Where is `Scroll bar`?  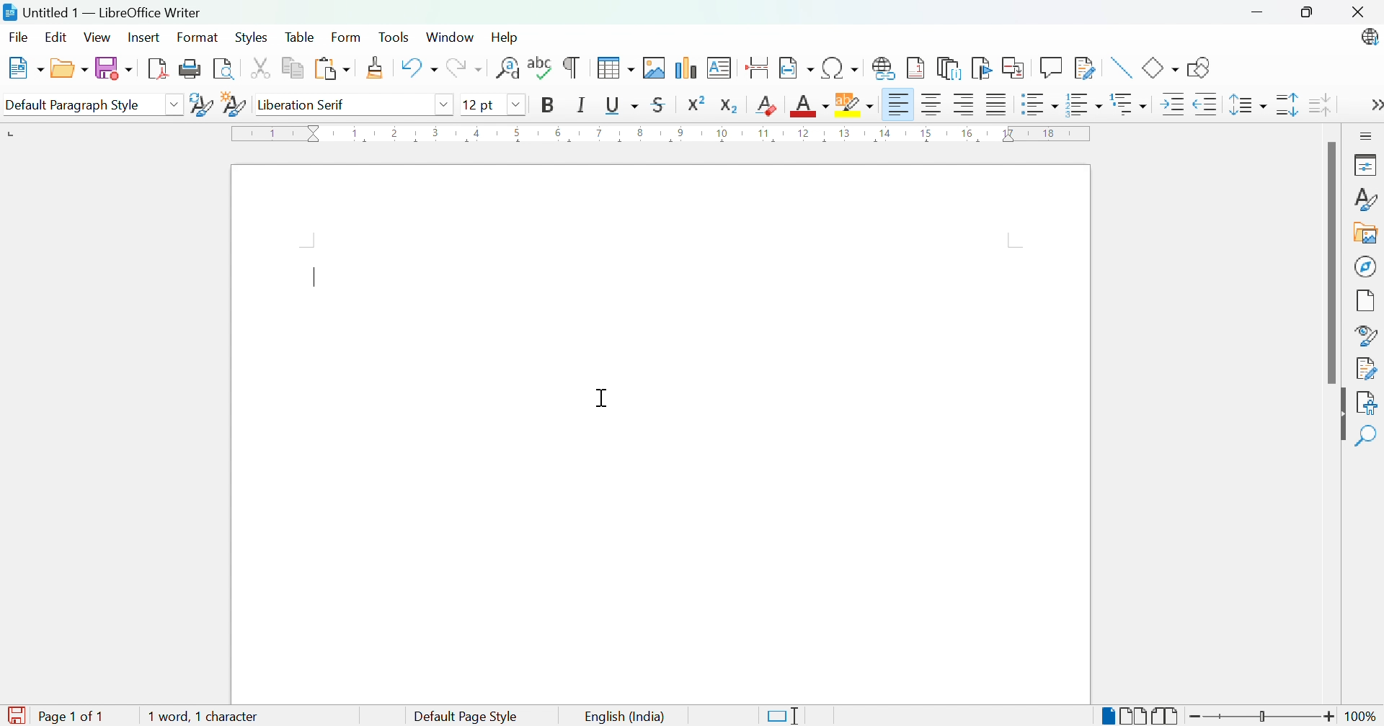 Scroll bar is located at coordinates (1326, 264).